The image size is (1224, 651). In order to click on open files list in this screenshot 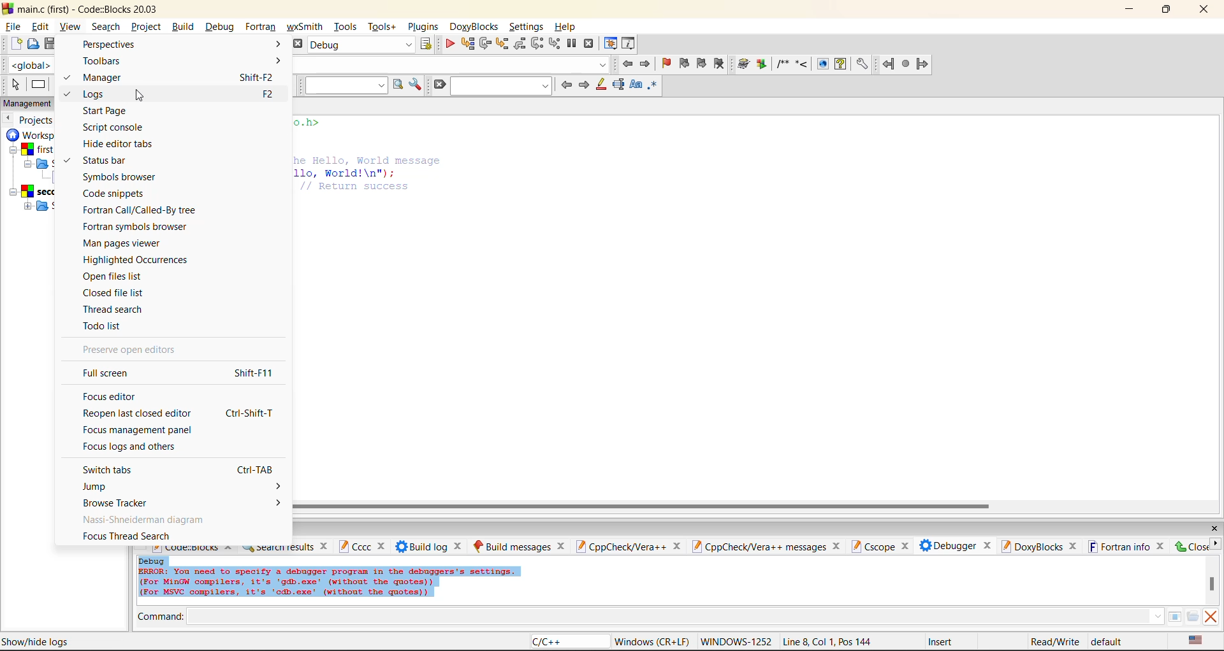, I will do `click(115, 277)`.